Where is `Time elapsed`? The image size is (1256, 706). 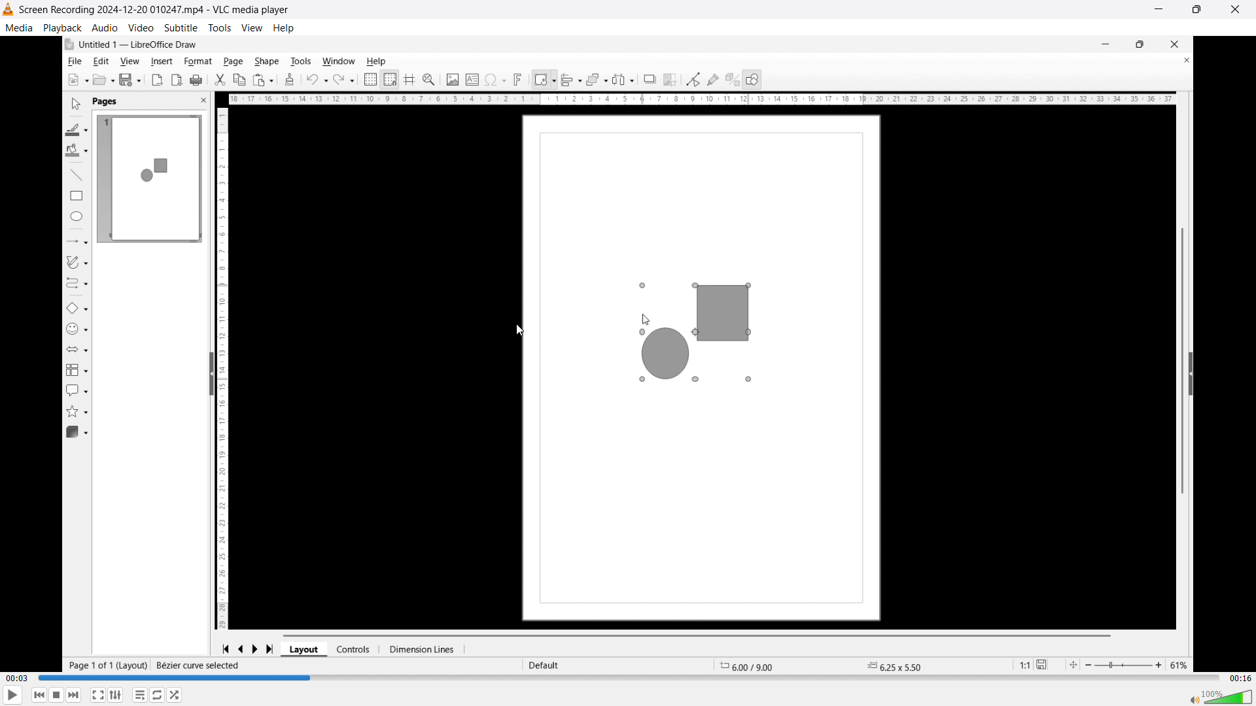
Time elapsed is located at coordinates (18, 679).